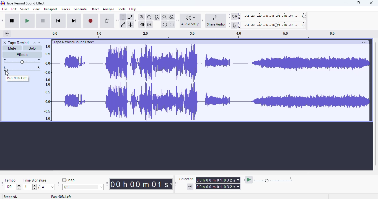 The width and height of the screenshot is (378, 199). Describe the element at coordinates (164, 25) in the screenshot. I see `undo` at that location.